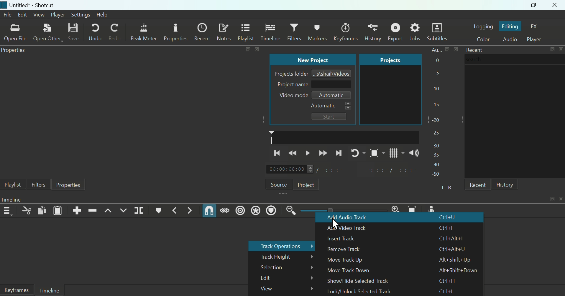 This screenshot has height=296, width=565. What do you see at coordinates (117, 33) in the screenshot?
I see `Redo` at bounding box center [117, 33].